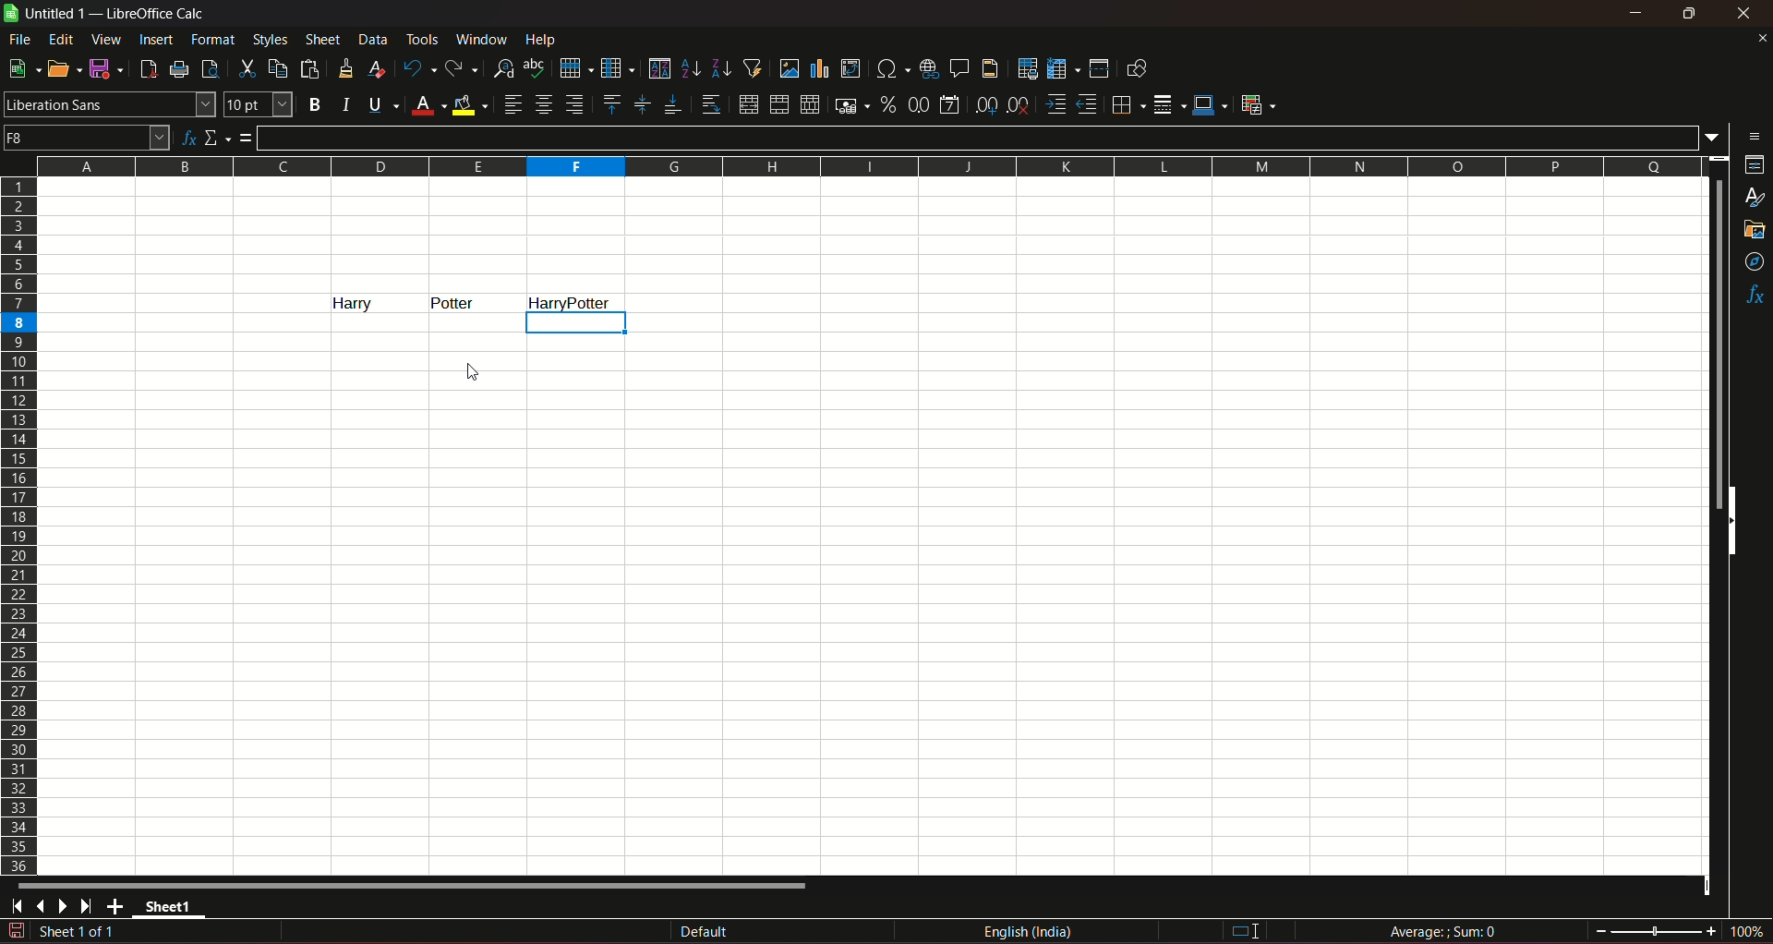 Image resolution: width=1773 pixels, height=944 pixels. What do you see at coordinates (278, 68) in the screenshot?
I see `copy` at bounding box center [278, 68].